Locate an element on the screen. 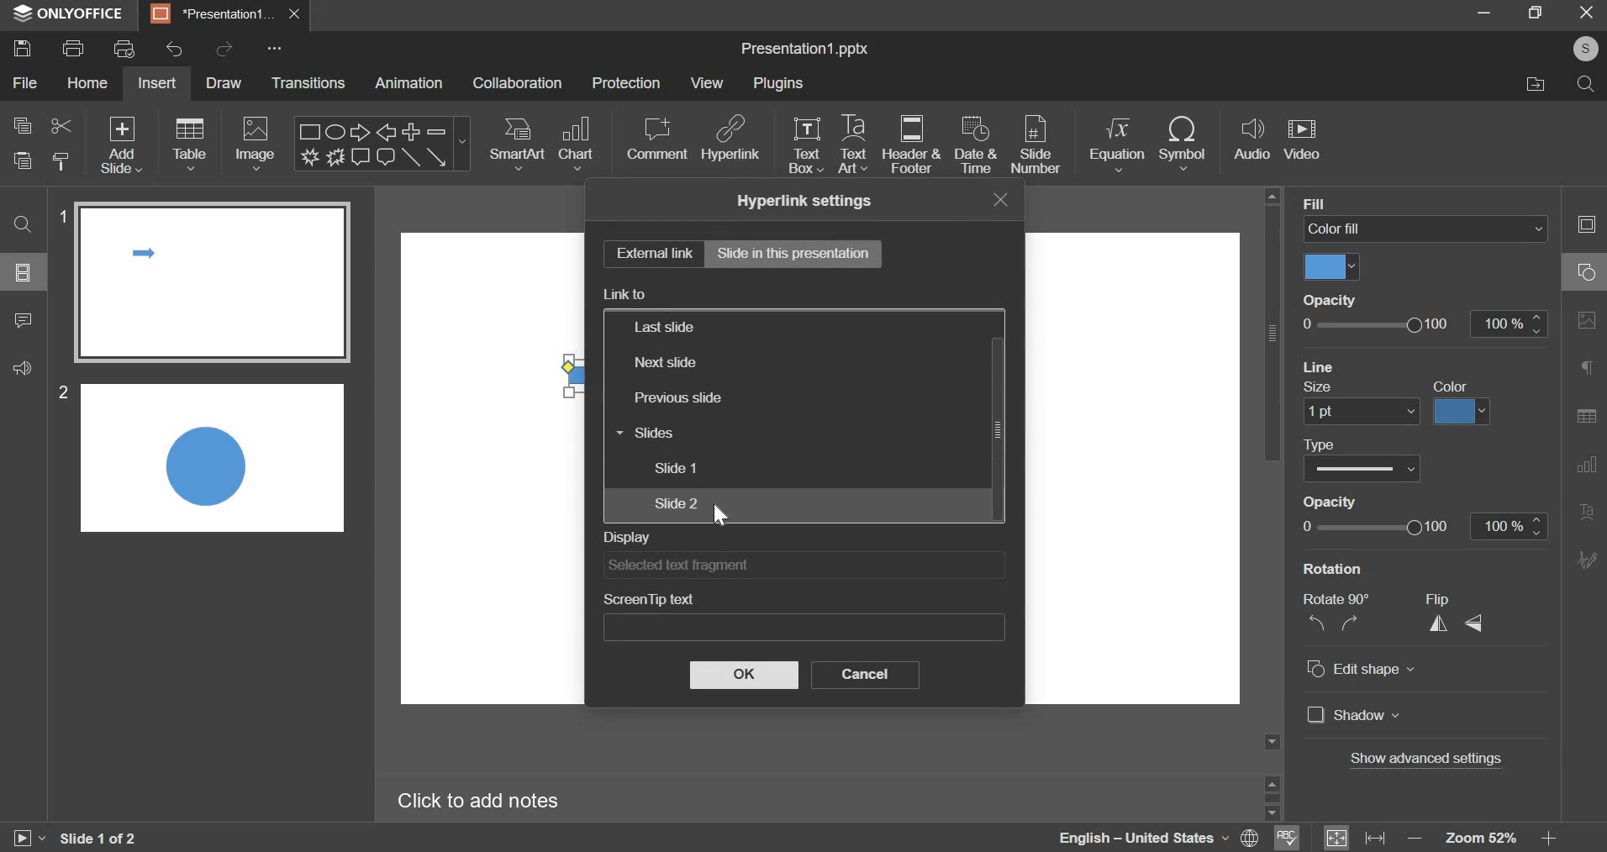 The image size is (1607, 852). opacity slider from 0 to 100 is located at coordinates (1425, 325).